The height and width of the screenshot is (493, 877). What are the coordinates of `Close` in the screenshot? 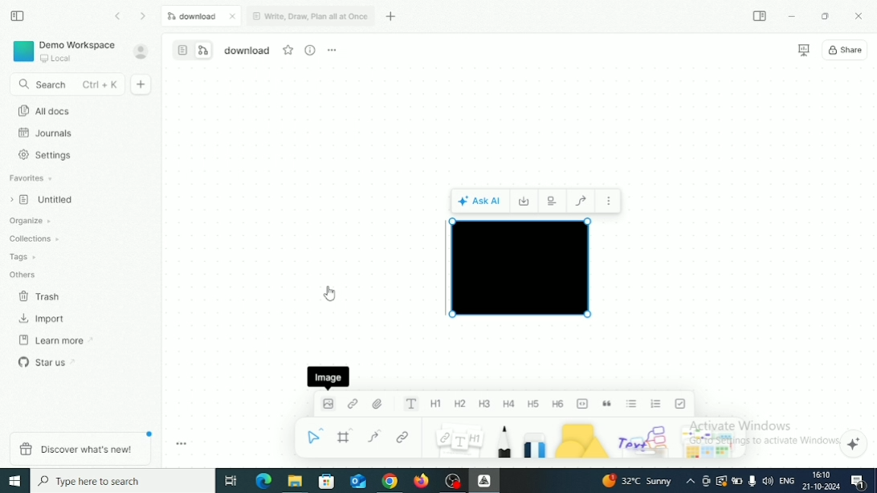 It's located at (859, 17).